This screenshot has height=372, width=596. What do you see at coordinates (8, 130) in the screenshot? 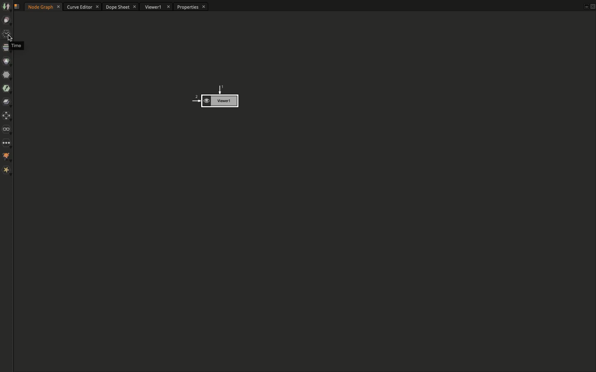
I see `Views` at bounding box center [8, 130].